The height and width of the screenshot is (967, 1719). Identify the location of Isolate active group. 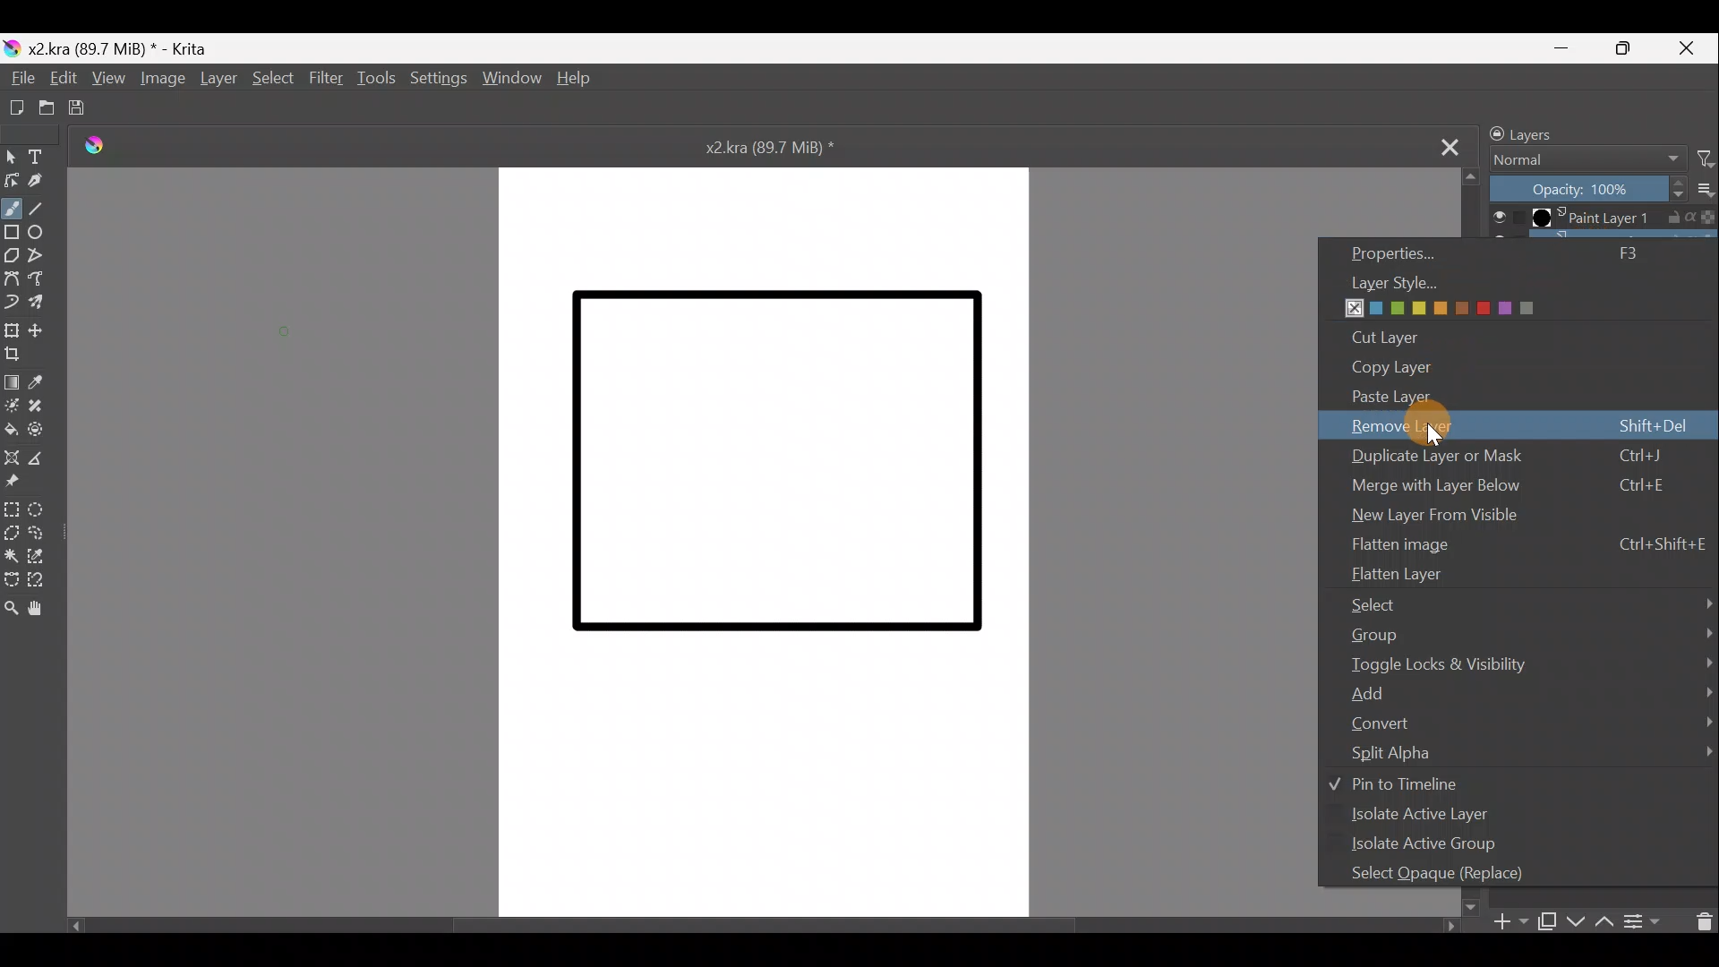
(1437, 845).